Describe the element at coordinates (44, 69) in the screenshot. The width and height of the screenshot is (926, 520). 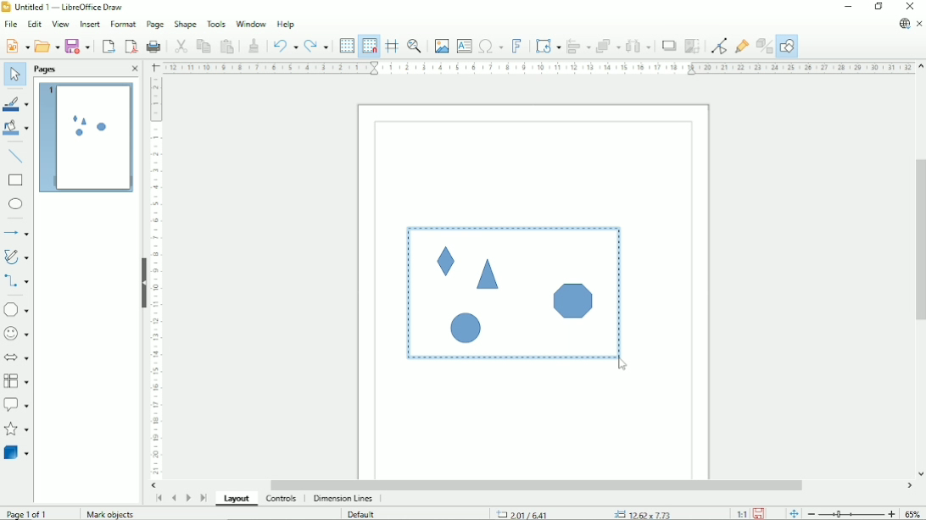
I see `Pages` at that location.